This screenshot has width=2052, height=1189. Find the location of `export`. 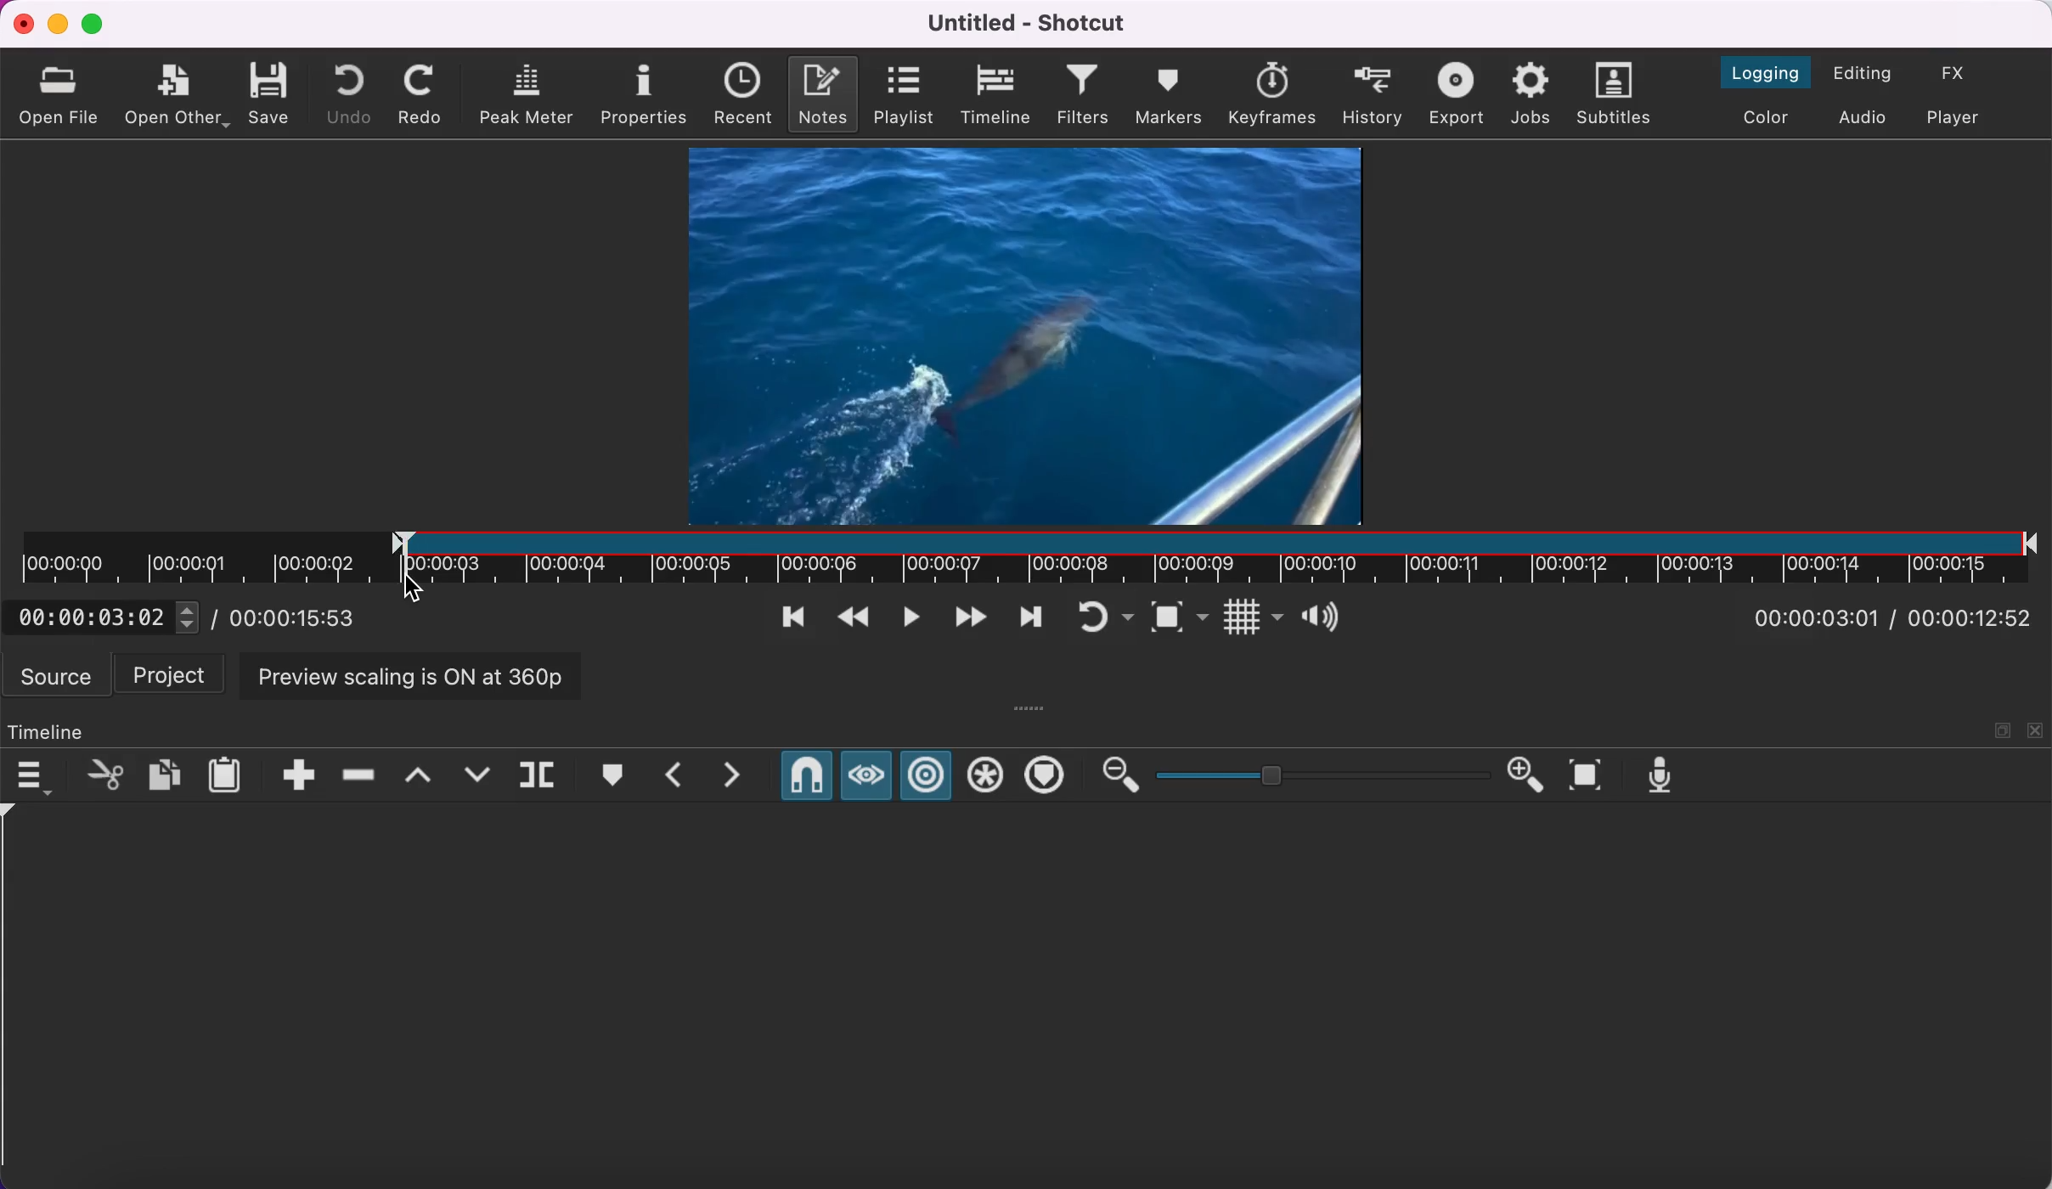

export is located at coordinates (1454, 94).